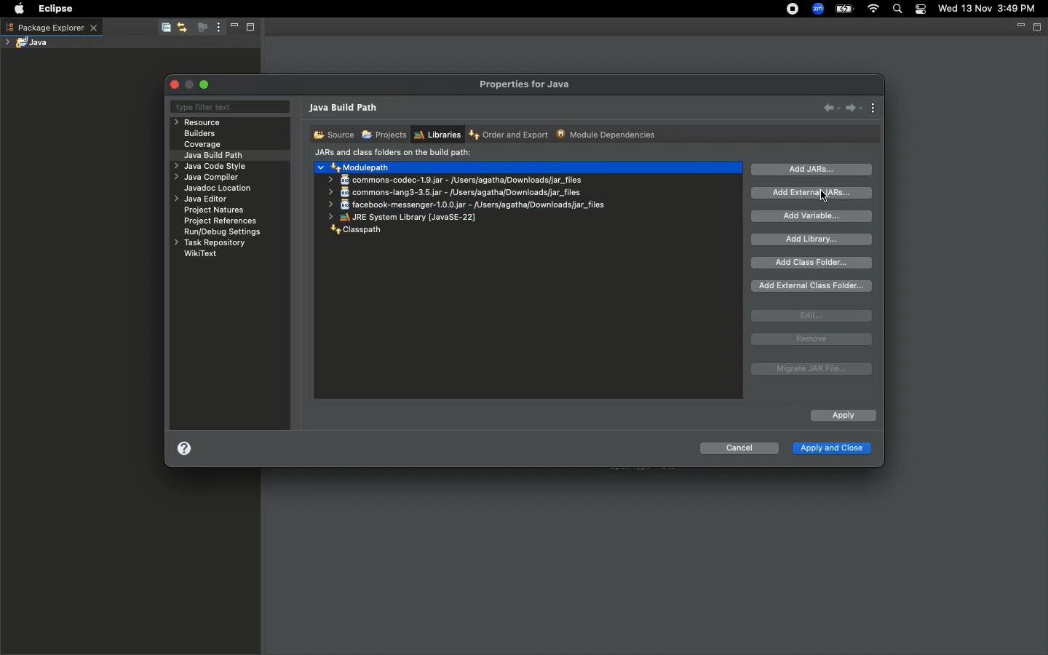 This screenshot has height=655, width=1048. I want to click on Projects, so click(384, 135).